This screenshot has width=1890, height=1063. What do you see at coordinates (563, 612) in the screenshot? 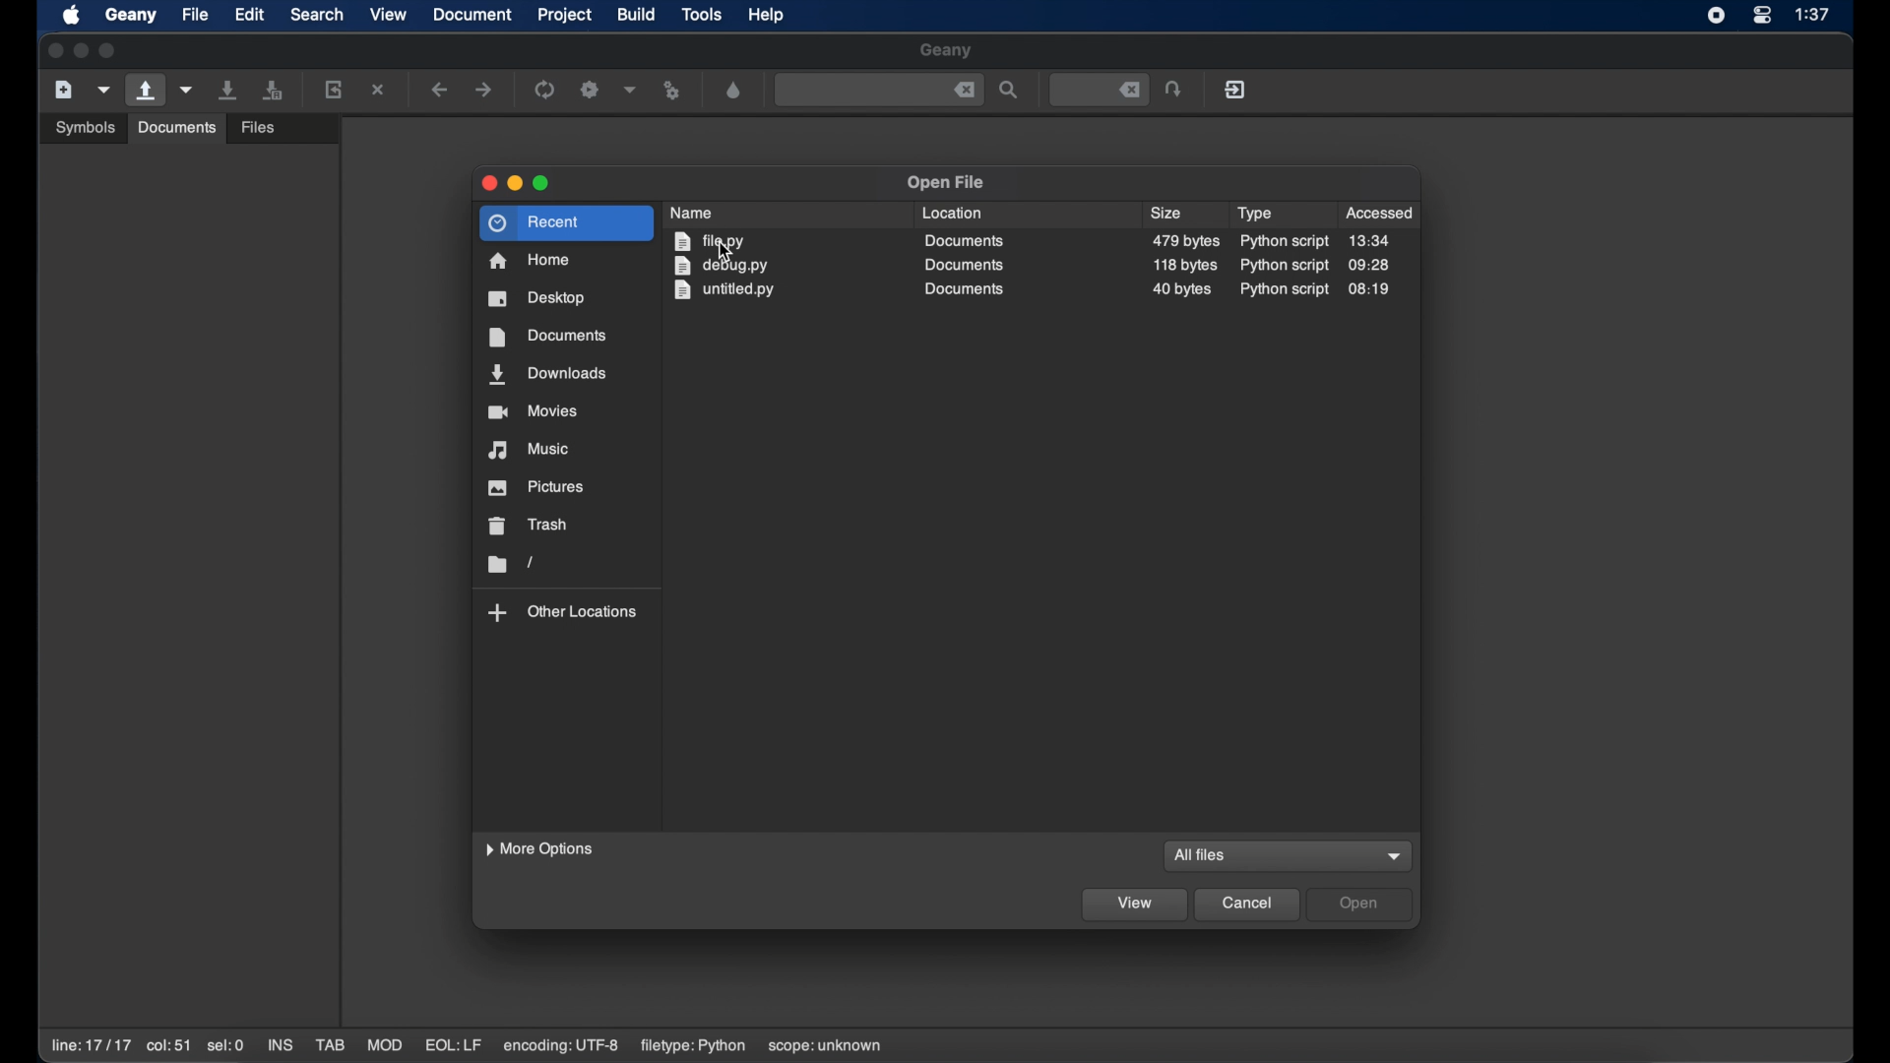
I see `other locations` at bounding box center [563, 612].